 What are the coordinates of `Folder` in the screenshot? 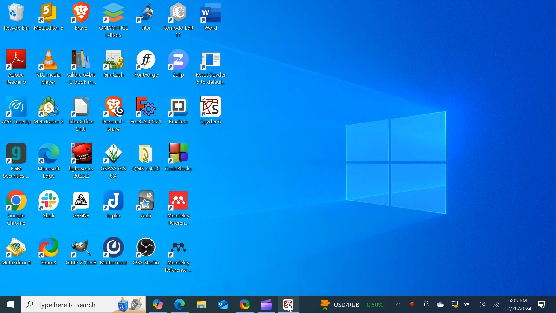 It's located at (148, 163).